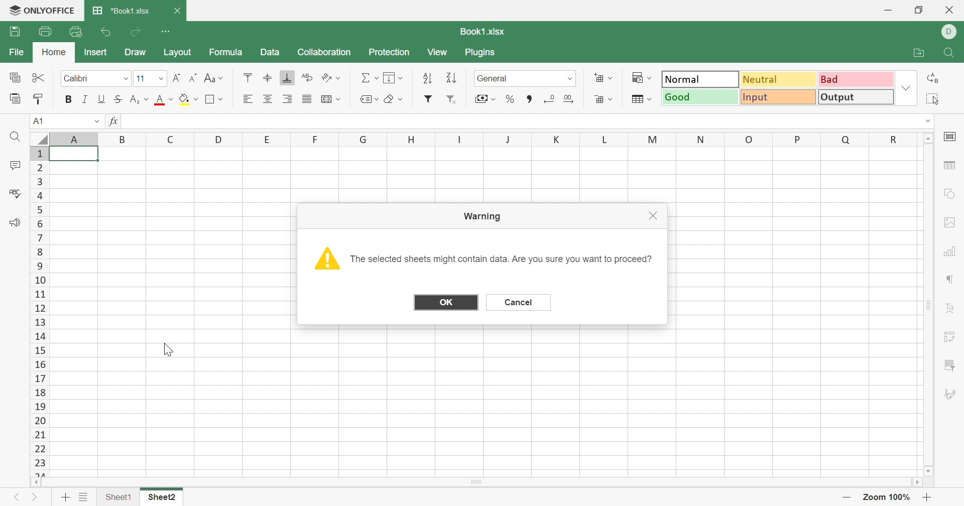 This screenshot has height=506, width=964. Describe the element at coordinates (639, 100) in the screenshot. I see `Format as table template` at that location.